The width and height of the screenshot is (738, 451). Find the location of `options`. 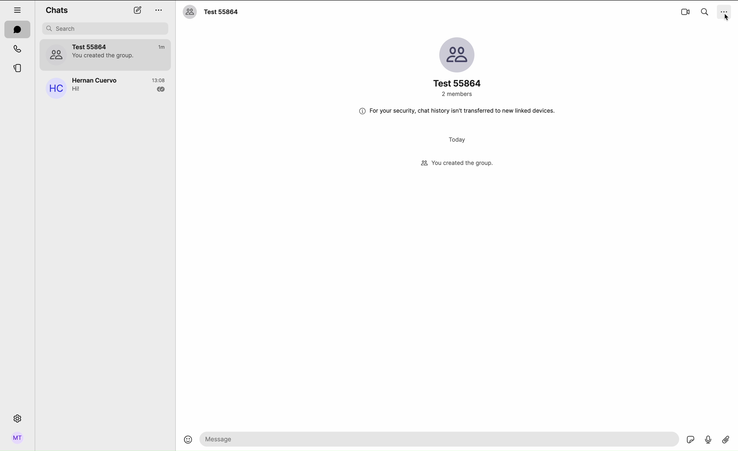

options is located at coordinates (723, 9).